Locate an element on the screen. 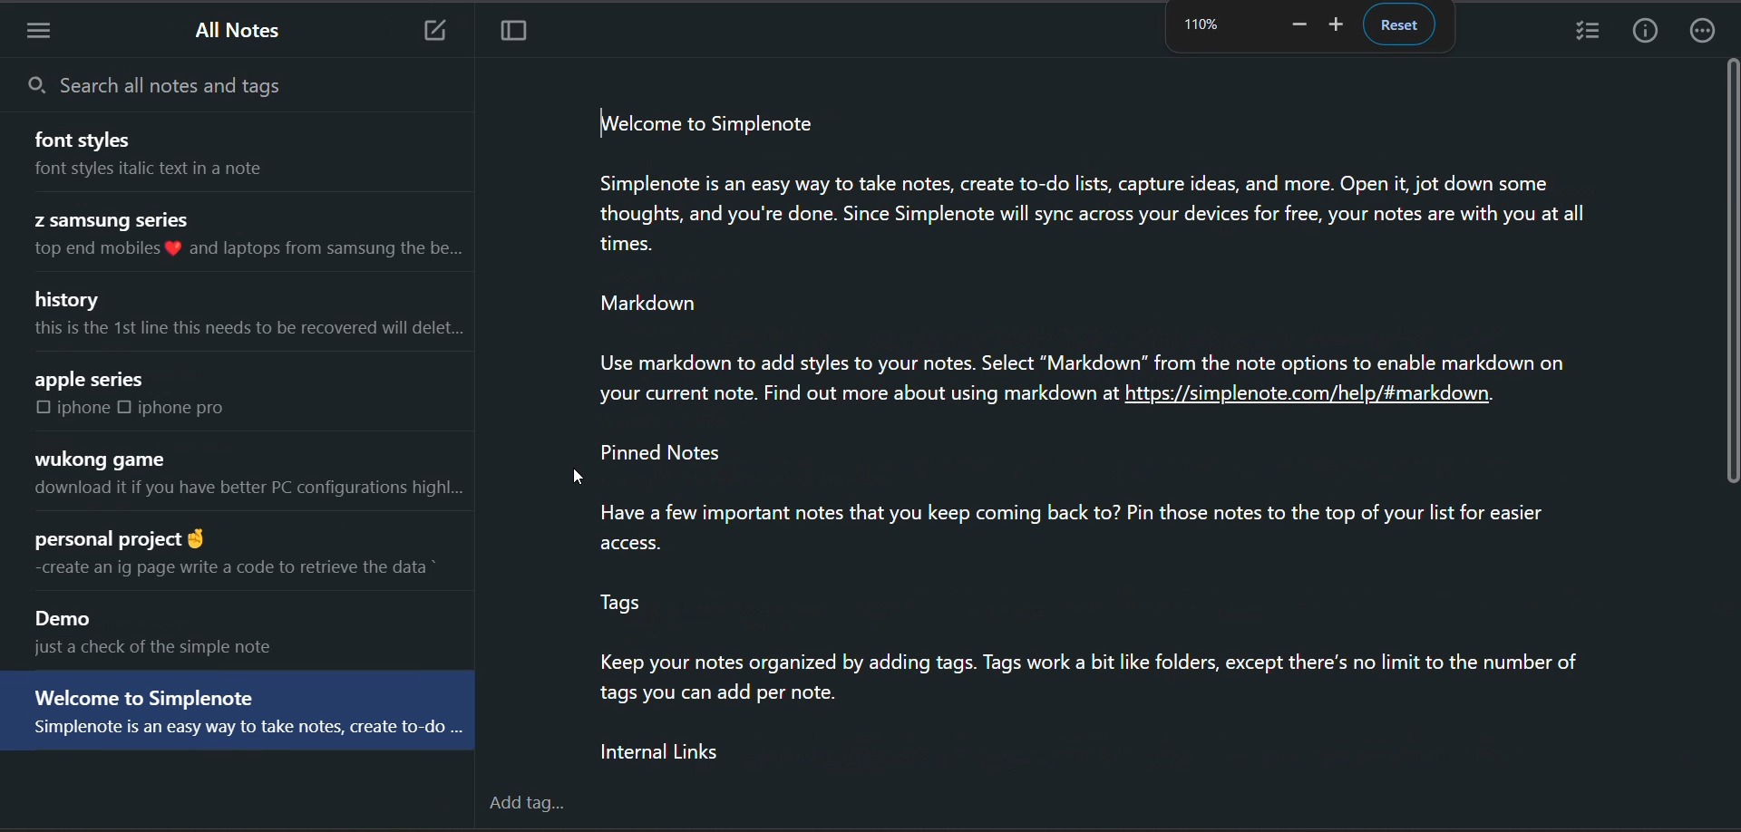 This screenshot has width=1741, height=832. apple series is located at coordinates (90, 380).